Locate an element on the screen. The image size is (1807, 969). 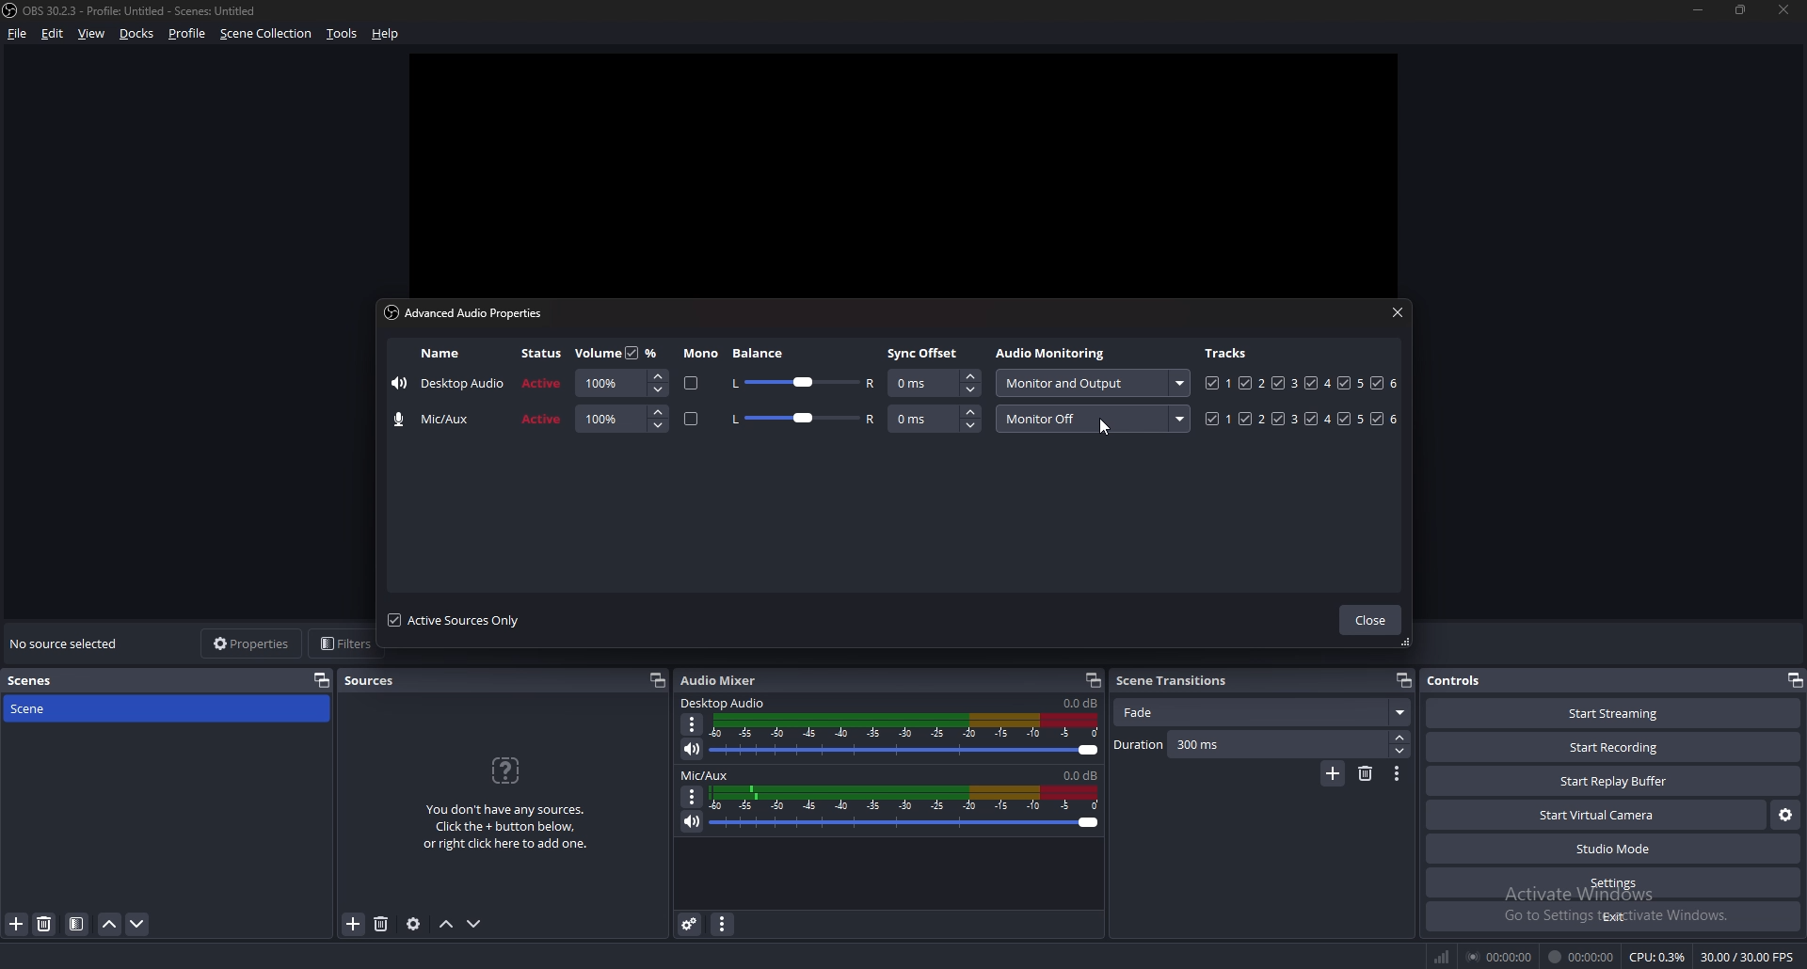
audio mixer is located at coordinates (726, 681).